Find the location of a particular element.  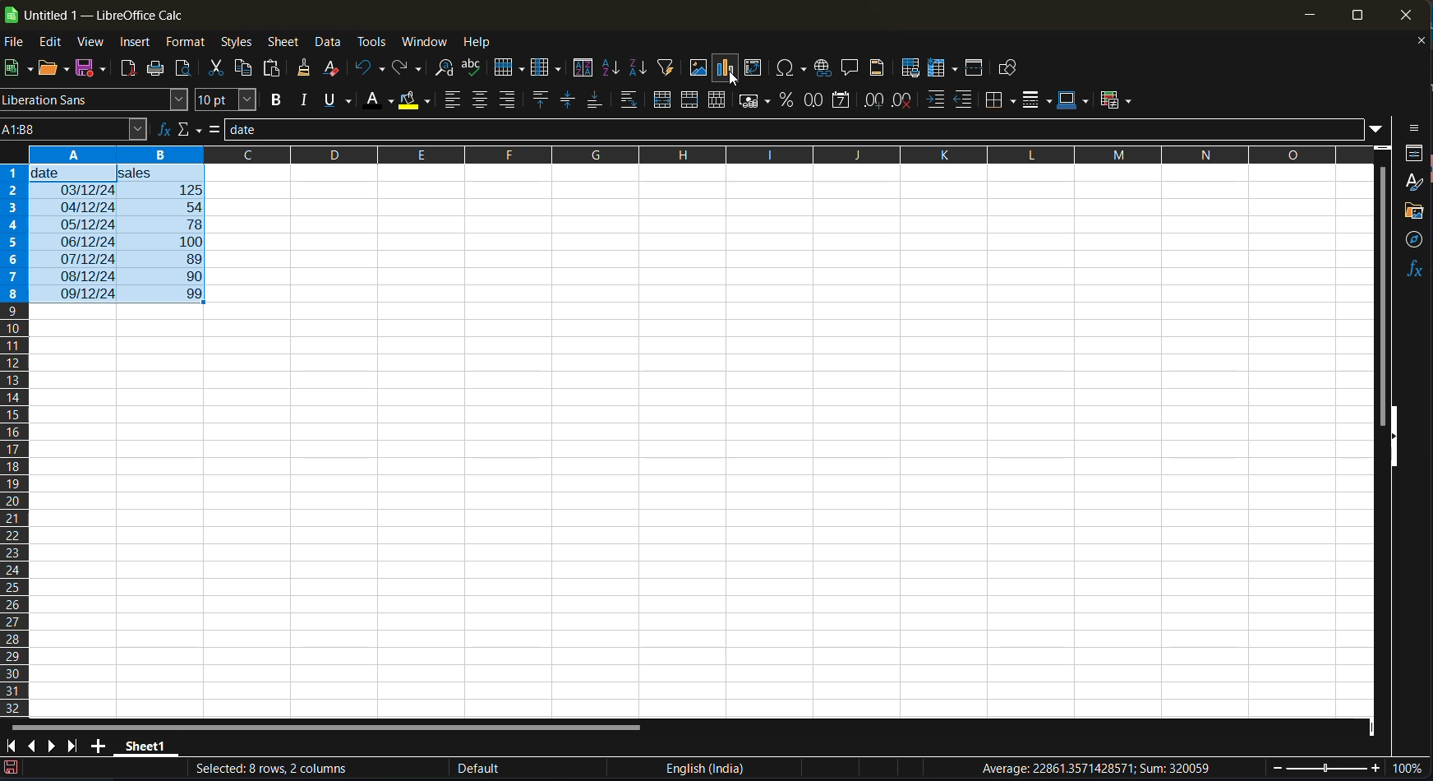

function wizard is located at coordinates (164, 132).